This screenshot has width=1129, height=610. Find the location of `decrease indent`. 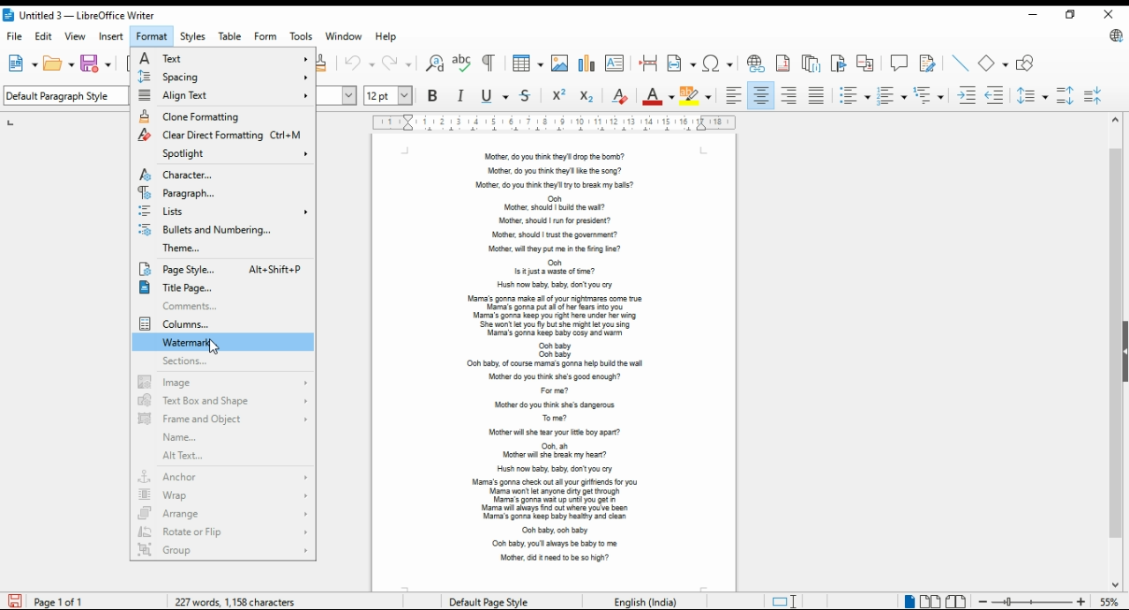

decrease indent is located at coordinates (995, 95).